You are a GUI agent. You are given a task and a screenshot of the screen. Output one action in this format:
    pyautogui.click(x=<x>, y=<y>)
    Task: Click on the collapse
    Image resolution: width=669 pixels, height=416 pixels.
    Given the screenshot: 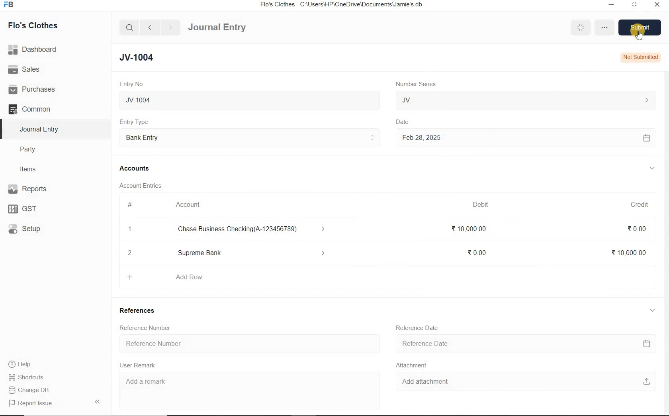 What is the action you would take?
    pyautogui.click(x=651, y=309)
    